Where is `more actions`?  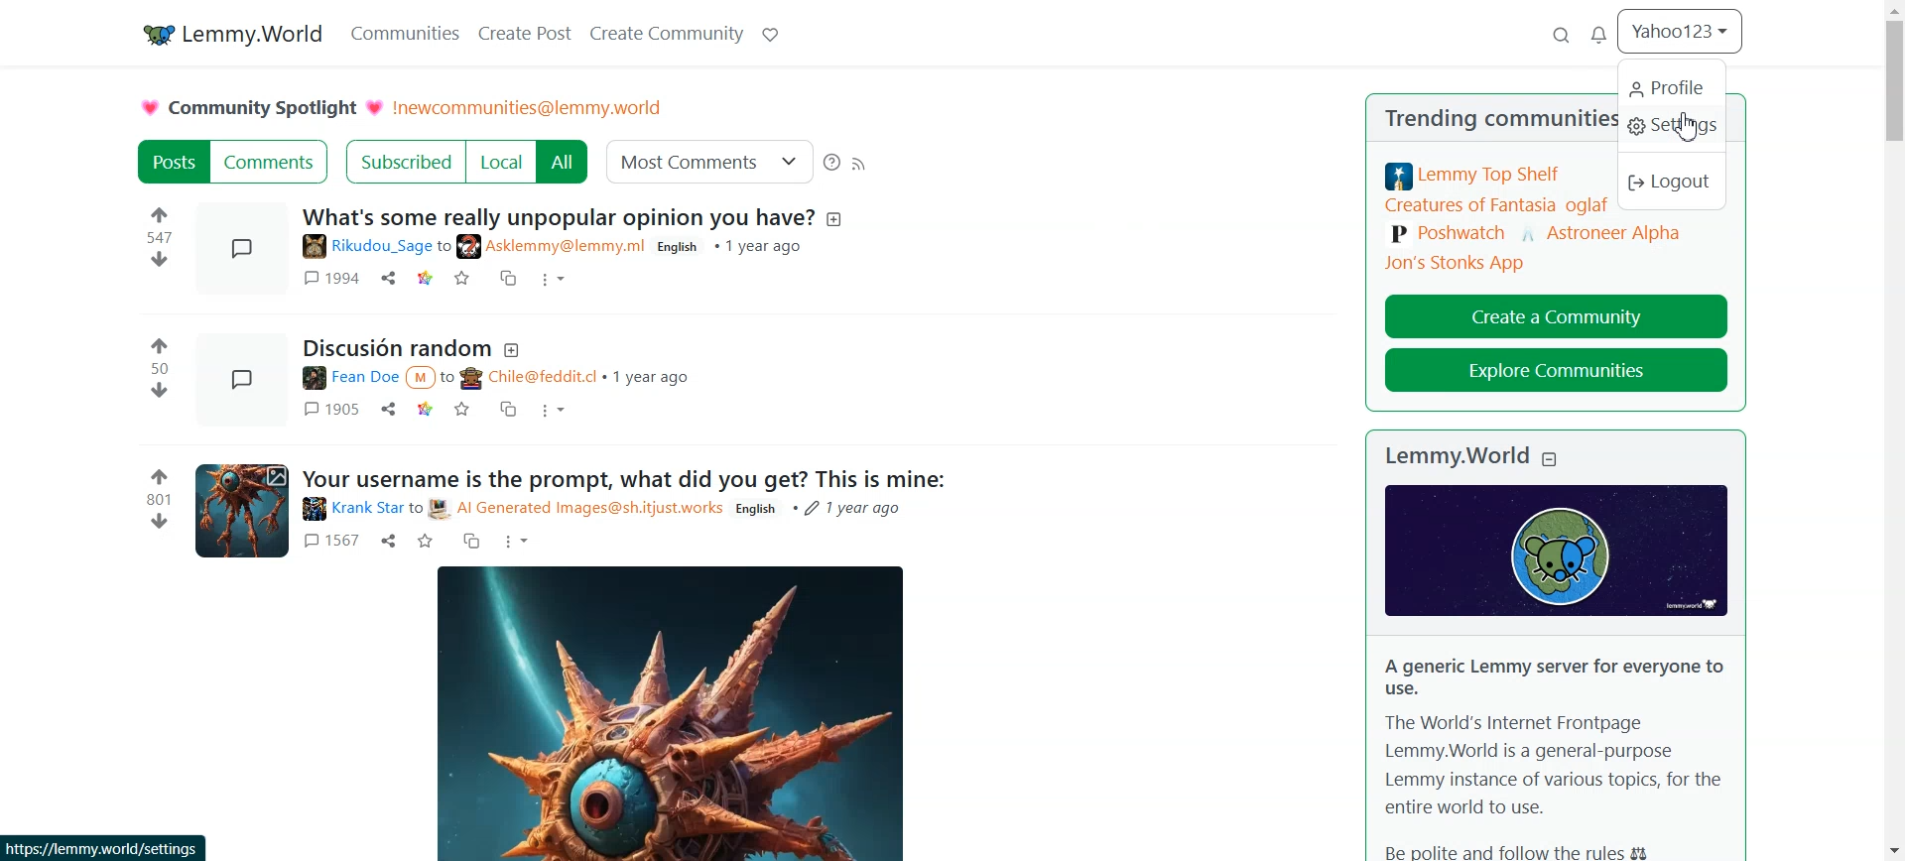
more actions is located at coordinates (555, 281).